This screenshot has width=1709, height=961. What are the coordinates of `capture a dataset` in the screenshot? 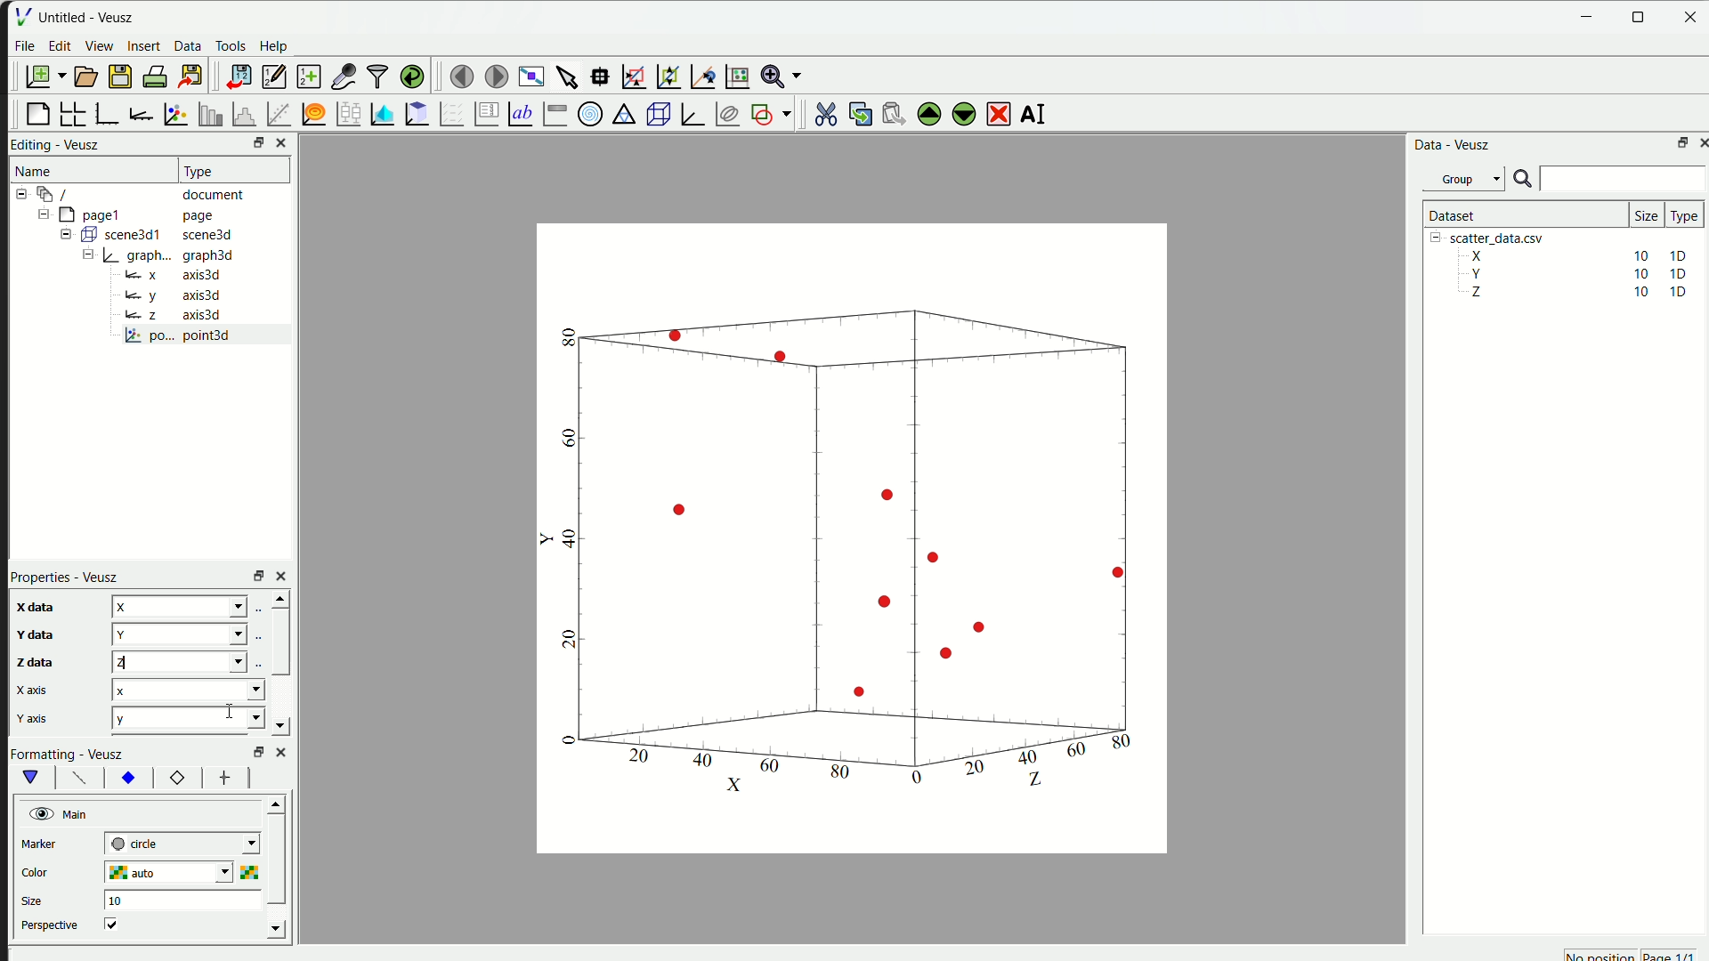 It's located at (343, 74).